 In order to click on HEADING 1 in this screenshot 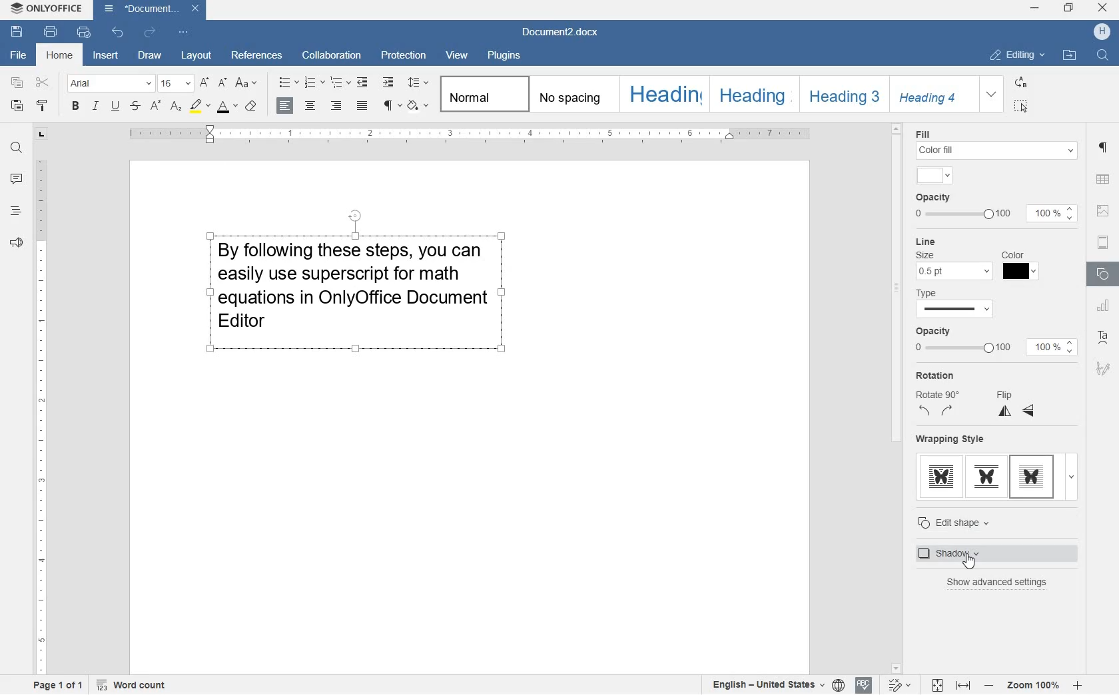, I will do `click(663, 94)`.